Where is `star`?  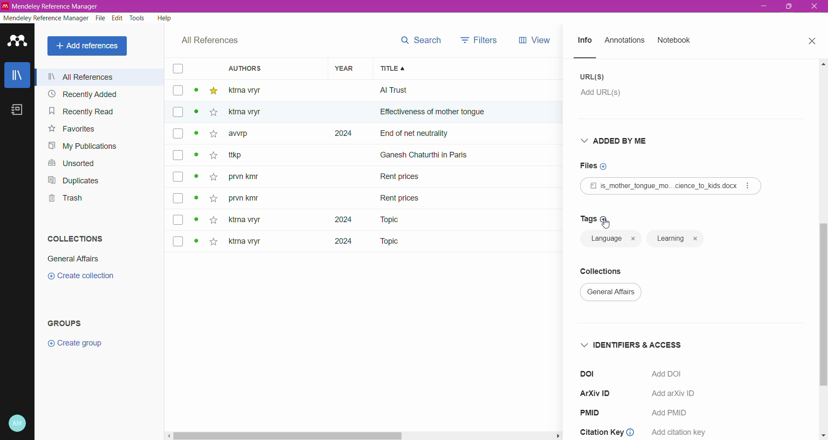 star is located at coordinates (212, 177).